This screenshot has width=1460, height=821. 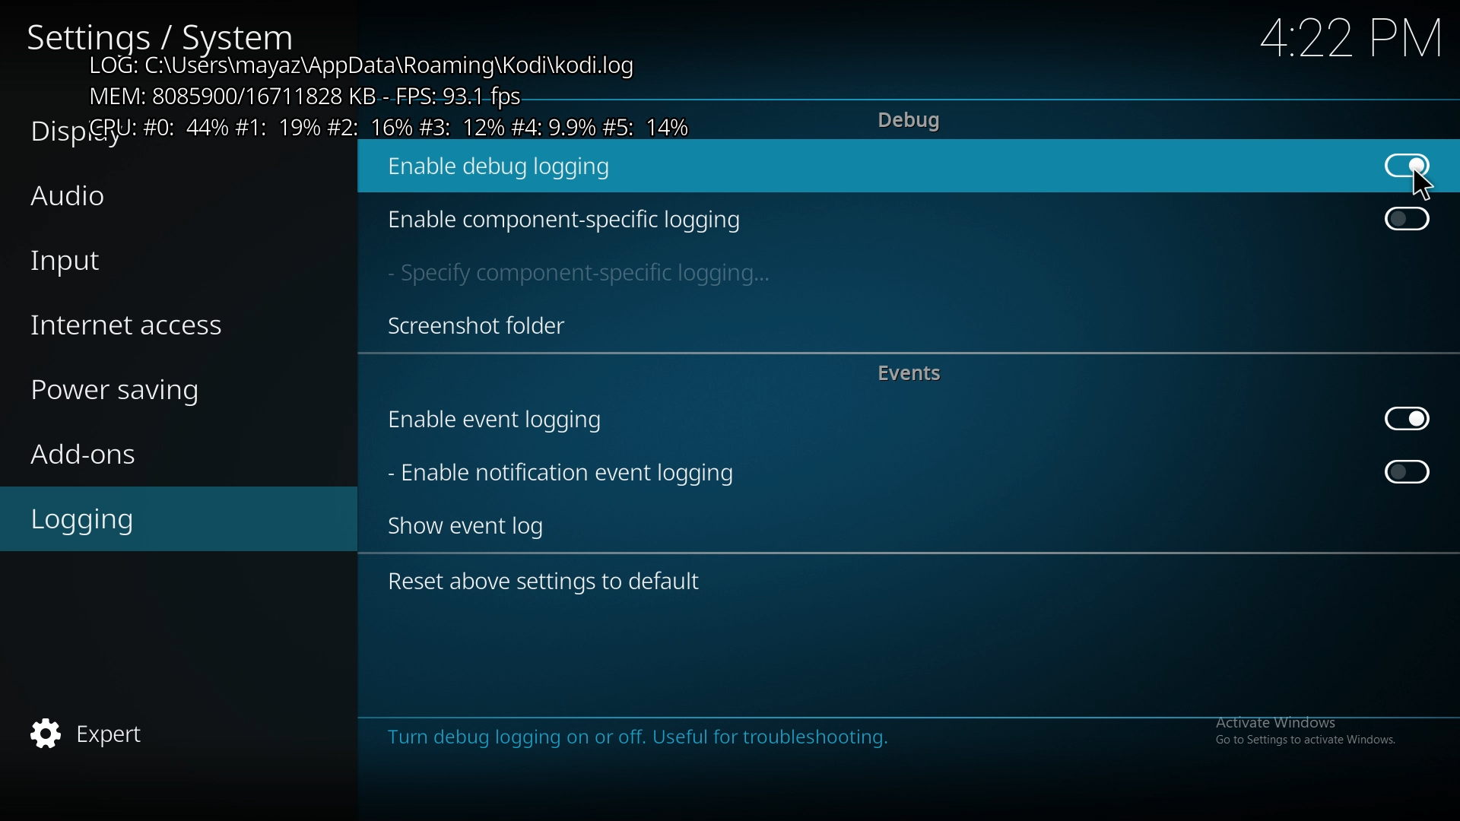 What do you see at coordinates (363, 78) in the screenshot?
I see `debug logging` at bounding box center [363, 78].